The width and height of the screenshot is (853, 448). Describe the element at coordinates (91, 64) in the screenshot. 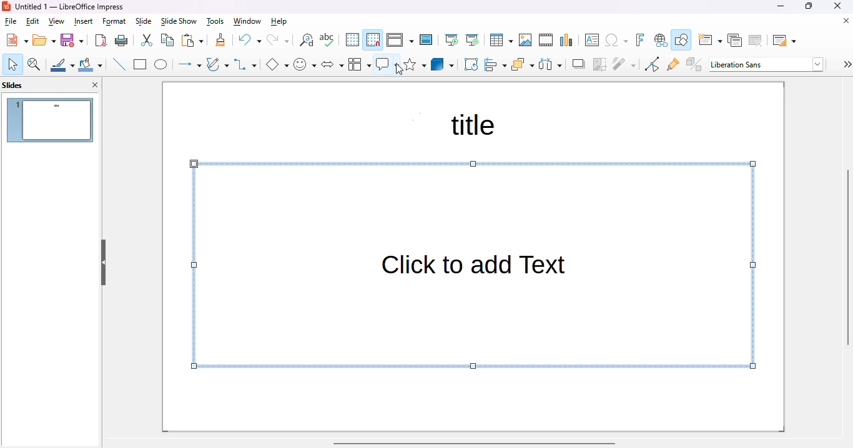

I see `fill color` at that location.